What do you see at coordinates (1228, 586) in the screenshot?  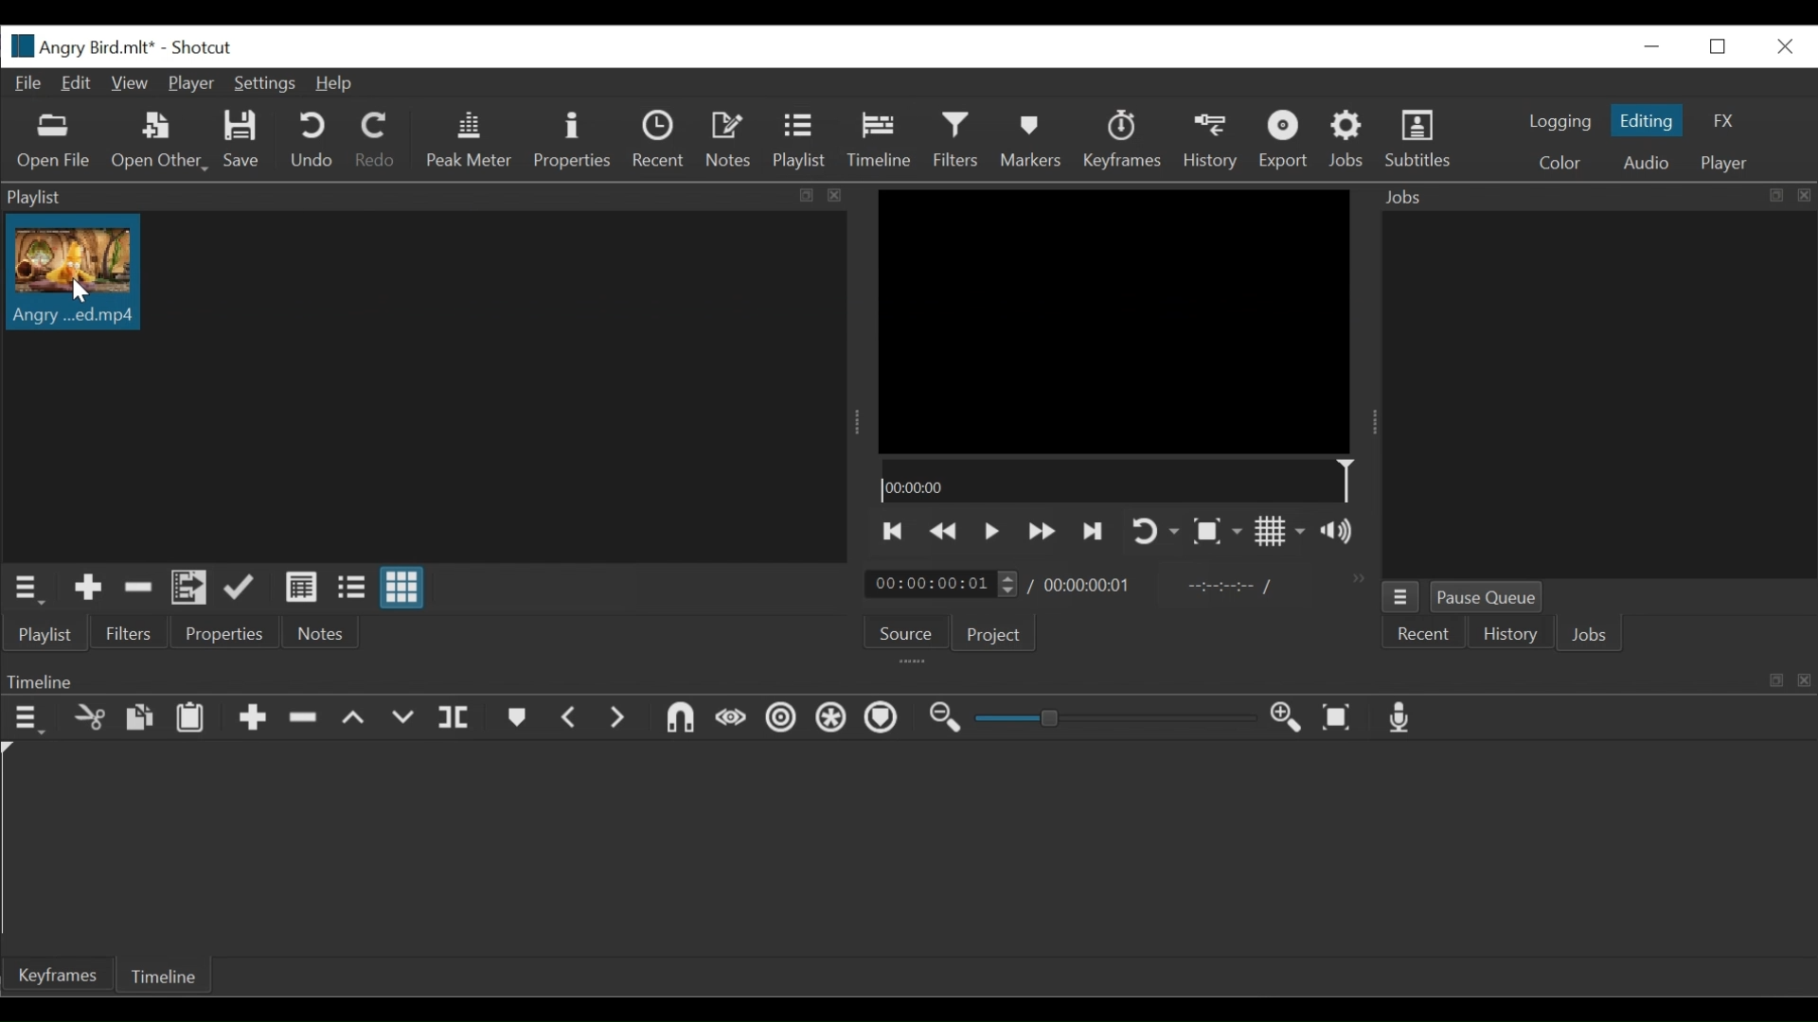 I see `In point` at bounding box center [1228, 586].